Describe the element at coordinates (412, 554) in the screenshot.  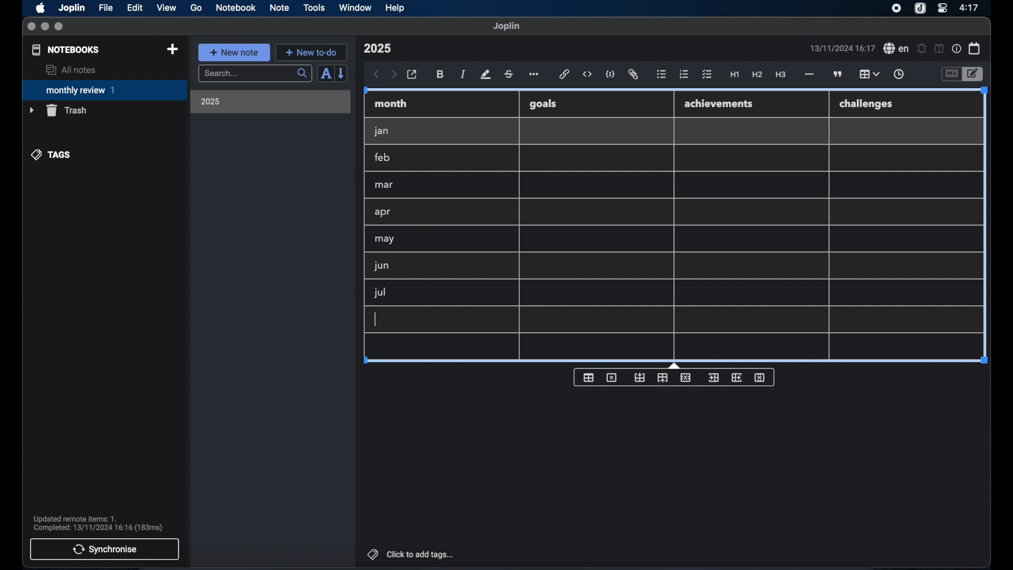
I see `click to add tags` at that location.